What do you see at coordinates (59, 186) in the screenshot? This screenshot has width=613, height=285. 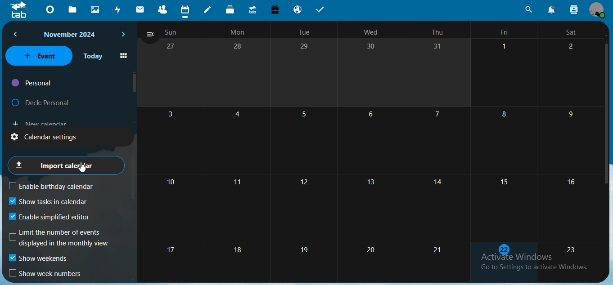 I see `enable birthday calendar` at bounding box center [59, 186].